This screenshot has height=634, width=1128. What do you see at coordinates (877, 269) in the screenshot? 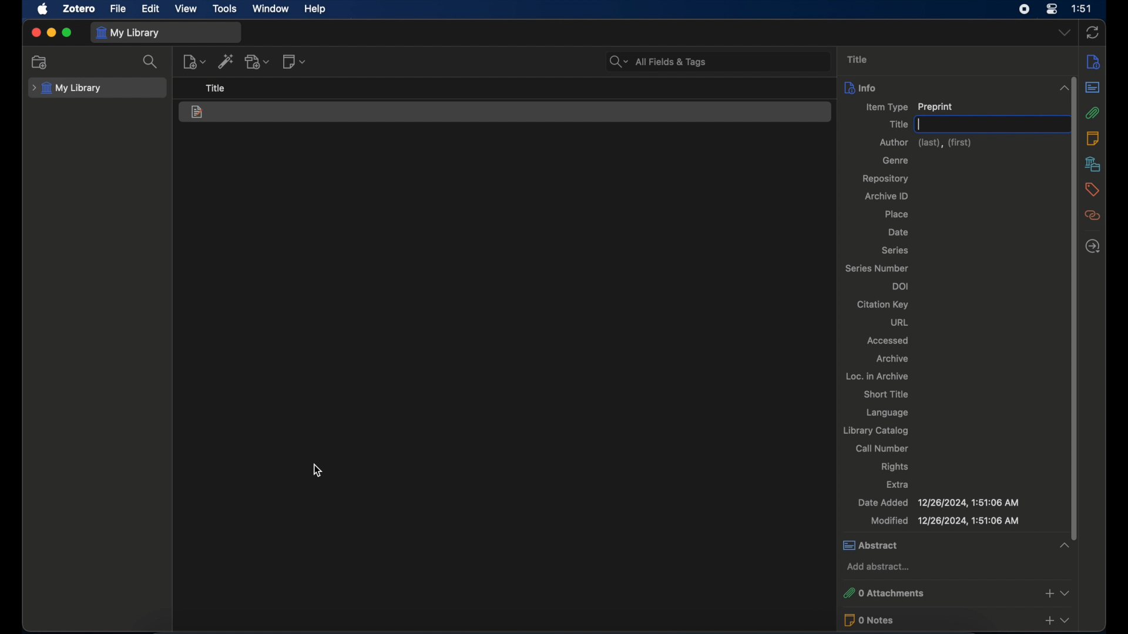
I see `series number` at bounding box center [877, 269].